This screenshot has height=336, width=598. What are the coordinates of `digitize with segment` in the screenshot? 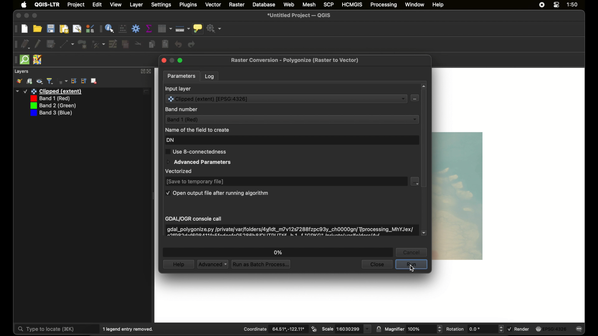 It's located at (67, 44).